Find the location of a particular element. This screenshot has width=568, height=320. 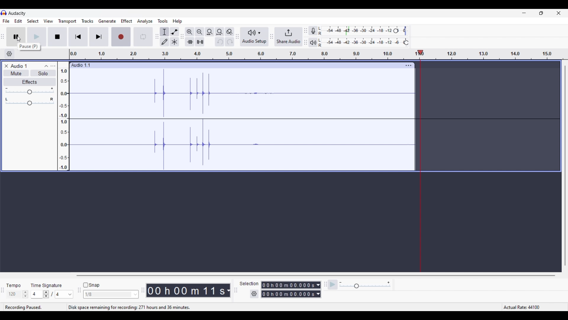

Recorded track is located at coordinates (232, 119).